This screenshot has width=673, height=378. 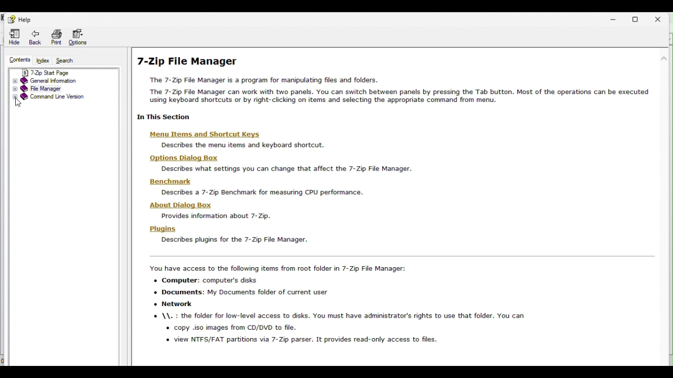 I want to click on plugins, so click(x=230, y=236).